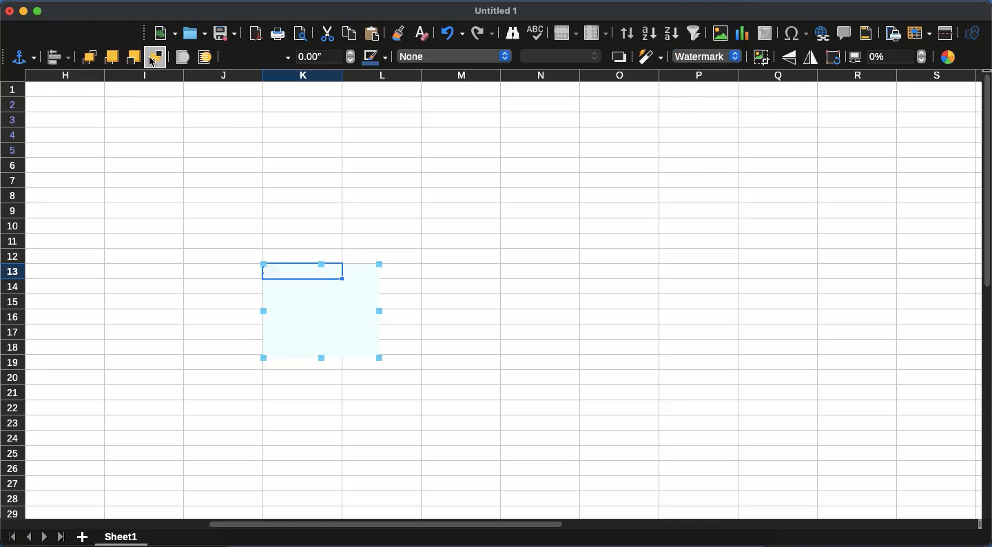 Image resolution: width=992 pixels, height=547 pixels. I want to click on row, so click(566, 34).